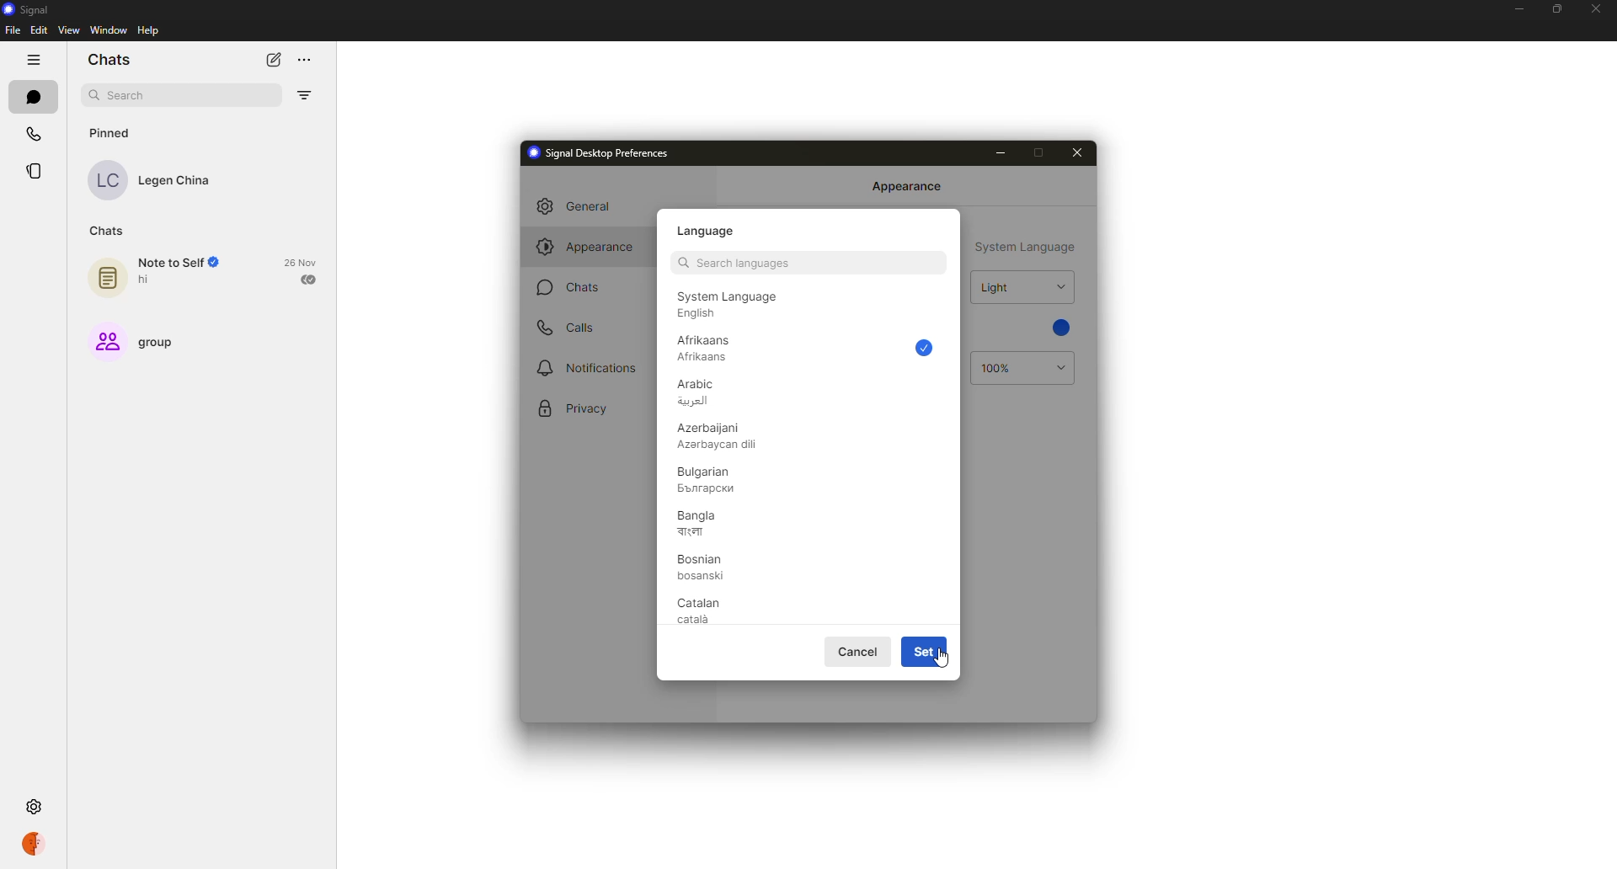  Describe the element at coordinates (574, 327) in the screenshot. I see `calls` at that location.